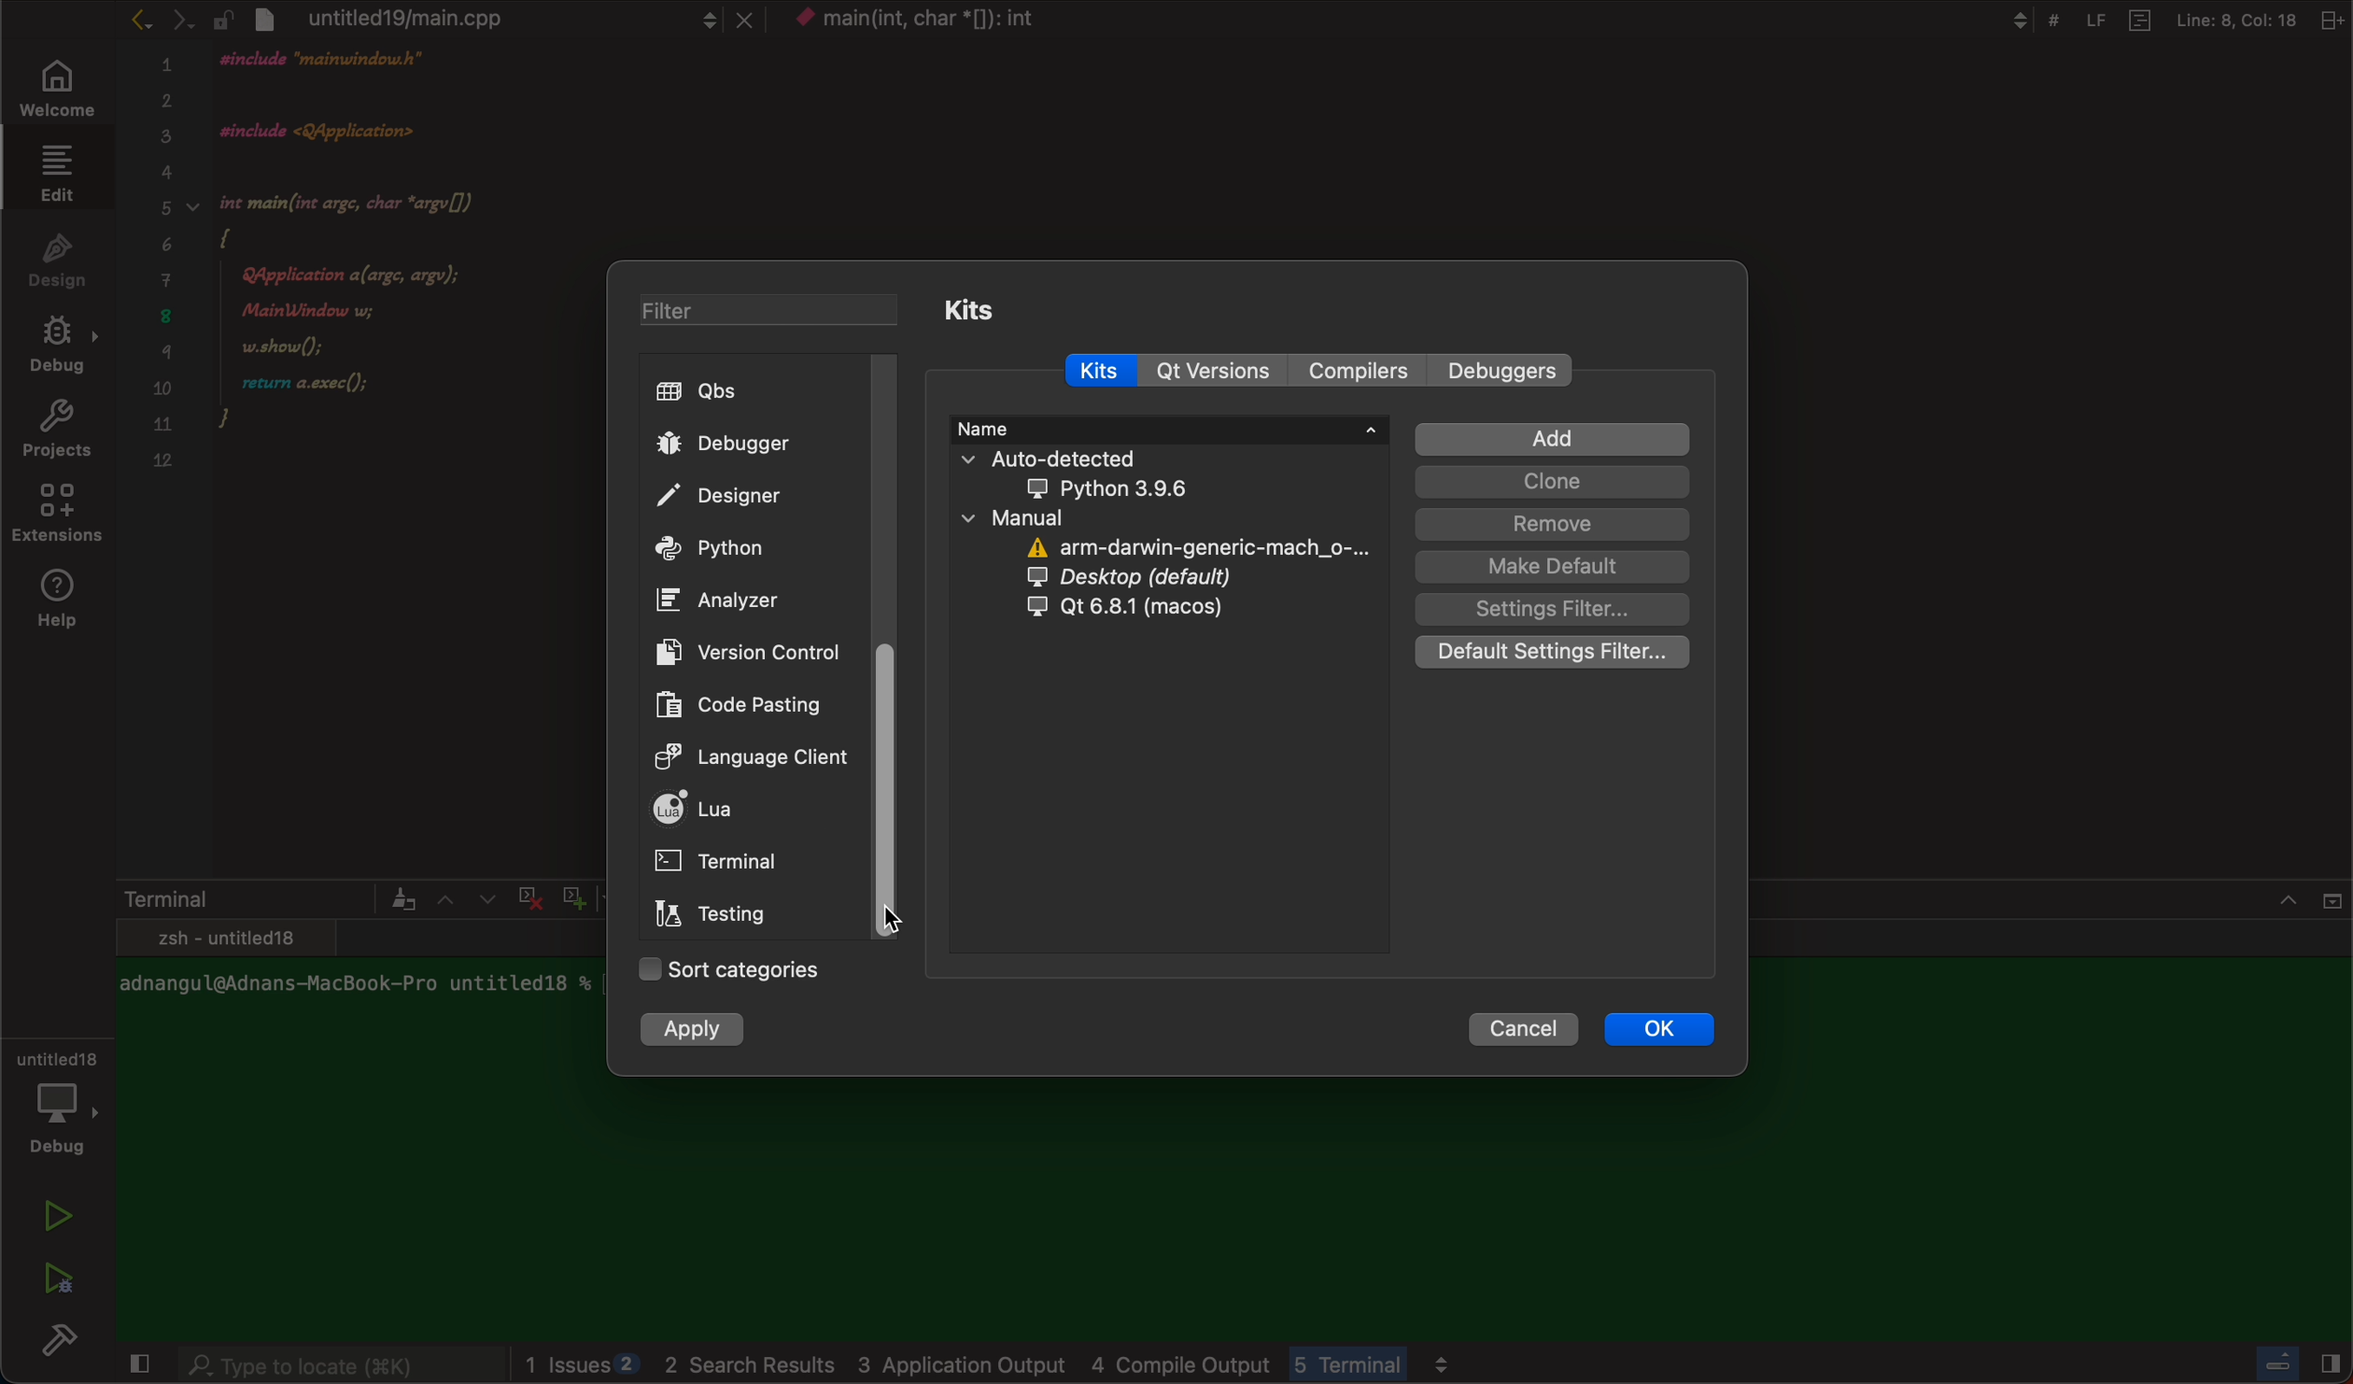  I want to click on make default , so click(1551, 567).